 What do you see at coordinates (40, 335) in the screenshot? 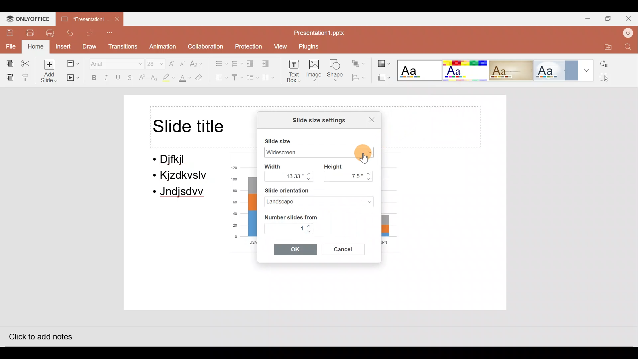
I see `Click to add notes` at bounding box center [40, 335].